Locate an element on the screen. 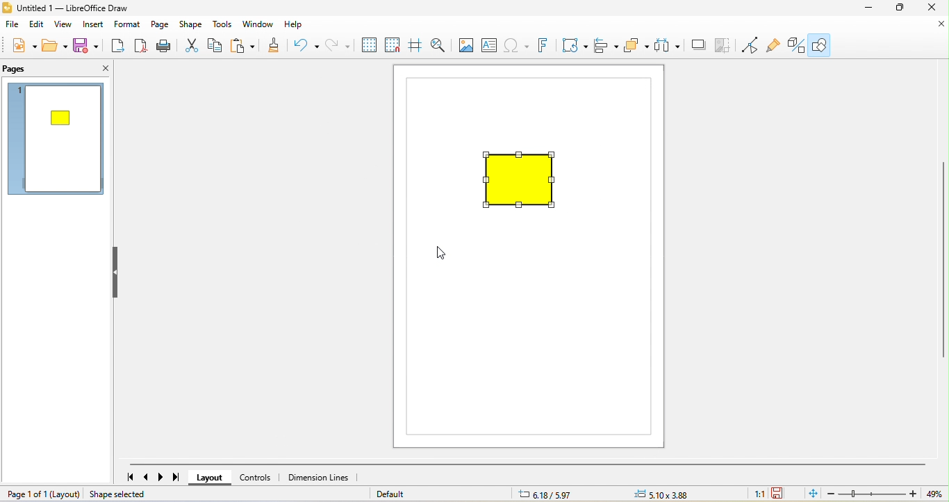  align object is located at coordinates (607, 47).